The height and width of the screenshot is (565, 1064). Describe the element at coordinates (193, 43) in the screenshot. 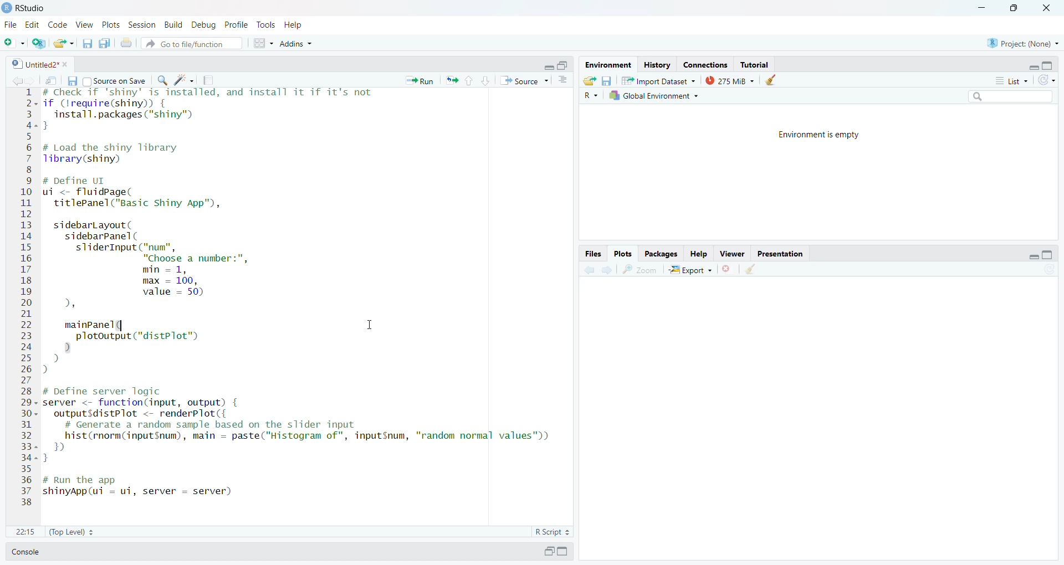

I see `file search` at that location.